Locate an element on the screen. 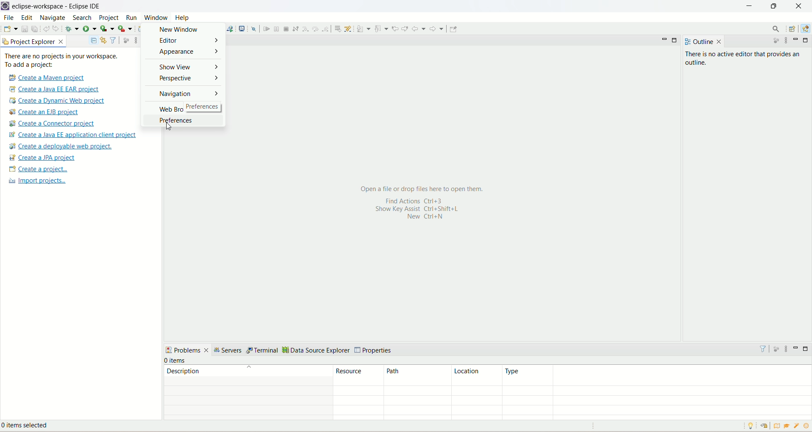 This screenshot has height=432, width=812. previous annotation is located at coordinates (381, 28).